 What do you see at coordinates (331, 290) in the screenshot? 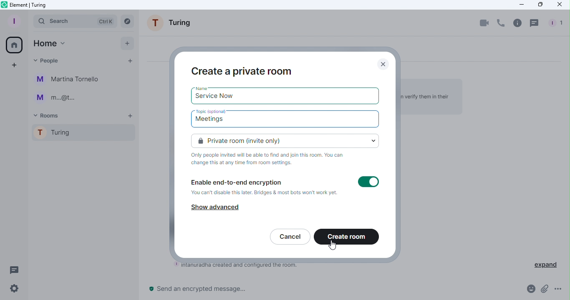
I see `Write message` at bounding box center [331, 290].